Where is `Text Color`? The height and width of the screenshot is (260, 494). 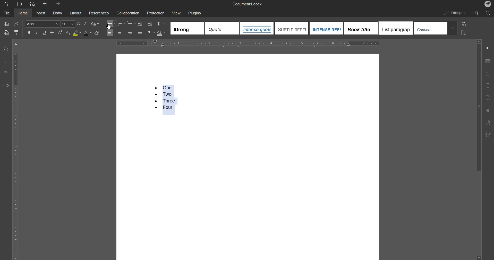
Text Color is located at coordinates (88, 33).